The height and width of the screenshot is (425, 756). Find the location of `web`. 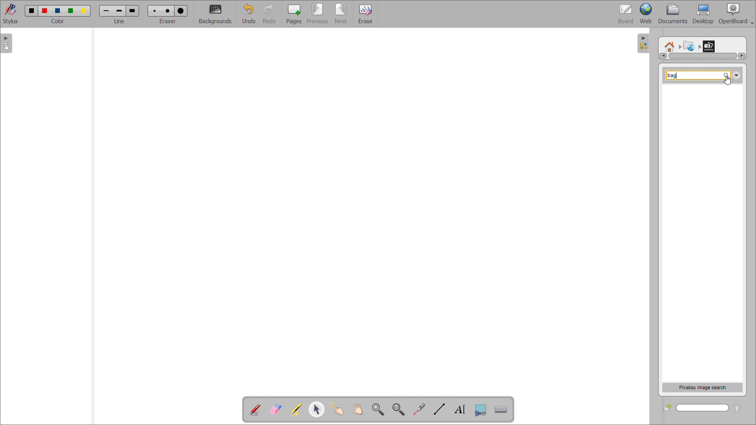

web is located at coordinates (646, 14).